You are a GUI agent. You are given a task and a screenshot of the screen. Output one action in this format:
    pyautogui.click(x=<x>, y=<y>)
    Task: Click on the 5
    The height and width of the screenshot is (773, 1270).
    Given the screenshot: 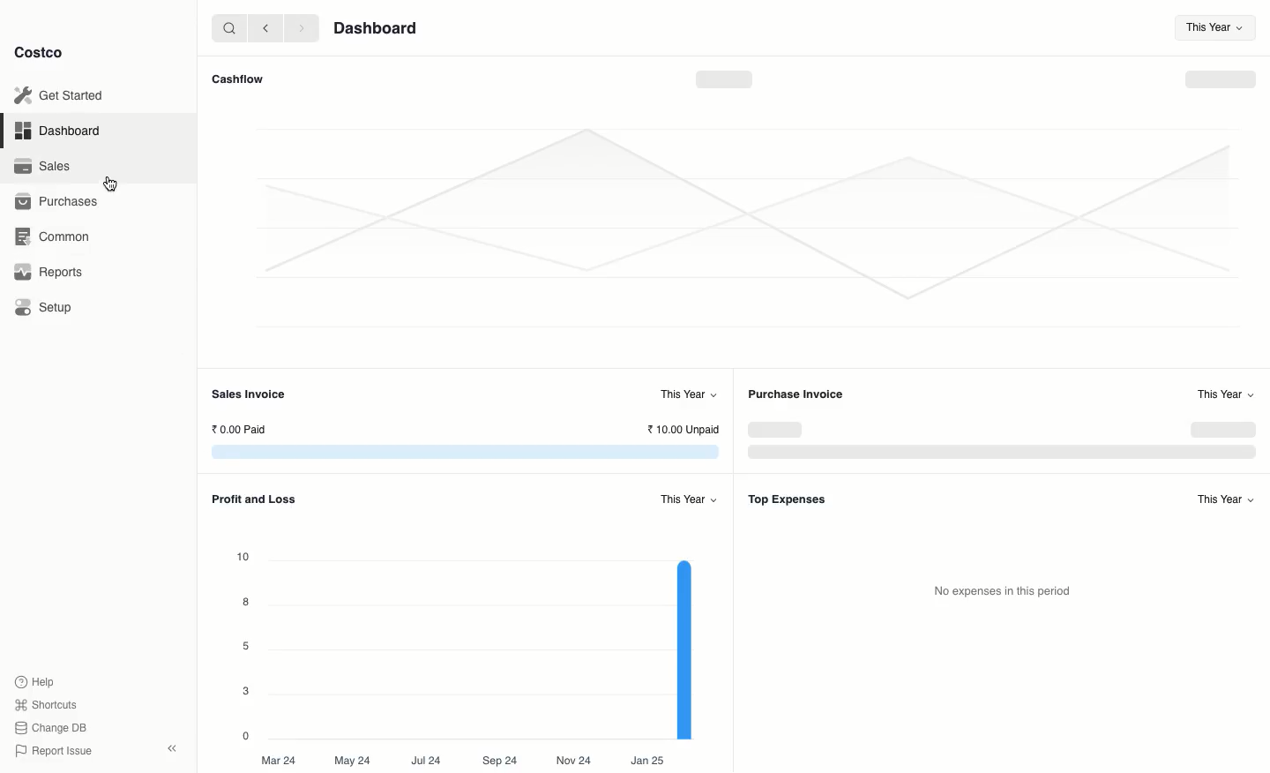 What is the action you would take?
    pyautogui.click(x=246, y=645)
    